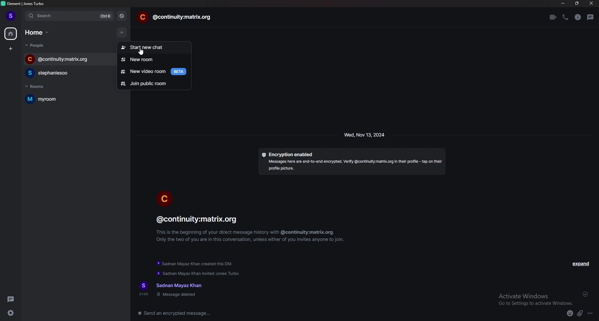 This screenshot has width=599, height=321. What do you see at coordinates (565, 17) in the screenshot?
I see `voice call` at bounding box center [565, 17].